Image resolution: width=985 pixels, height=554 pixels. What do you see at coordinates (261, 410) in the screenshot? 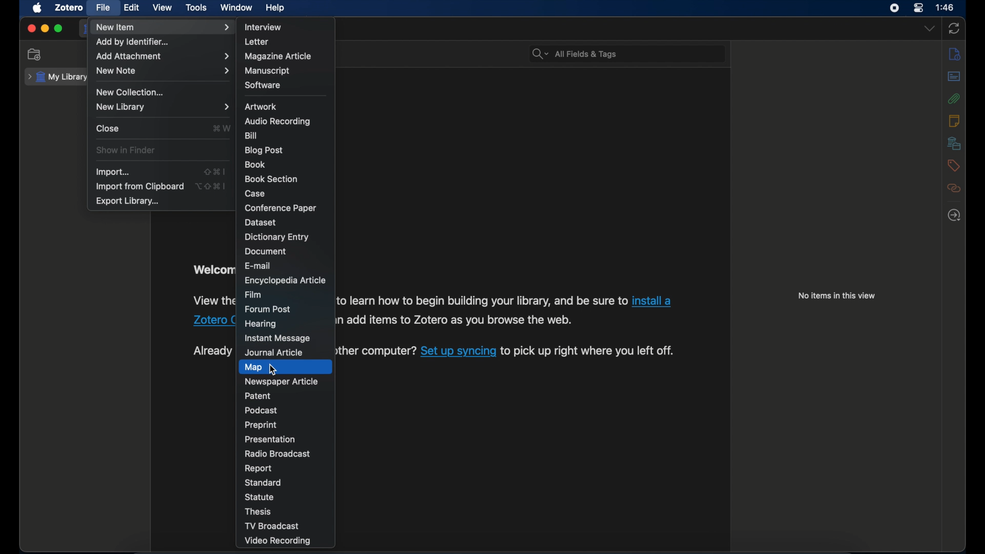
I see `podcast` at bounding box center [261, 410].